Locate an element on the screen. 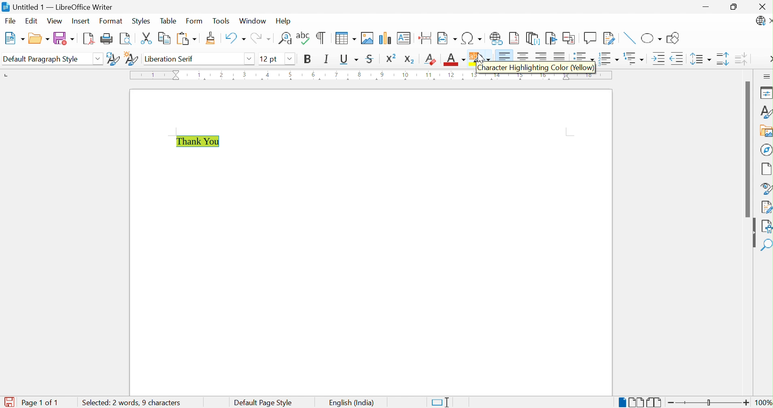 This screenshot has width=773, height=408. Update Selected Style is located at coordinates (113, 59).